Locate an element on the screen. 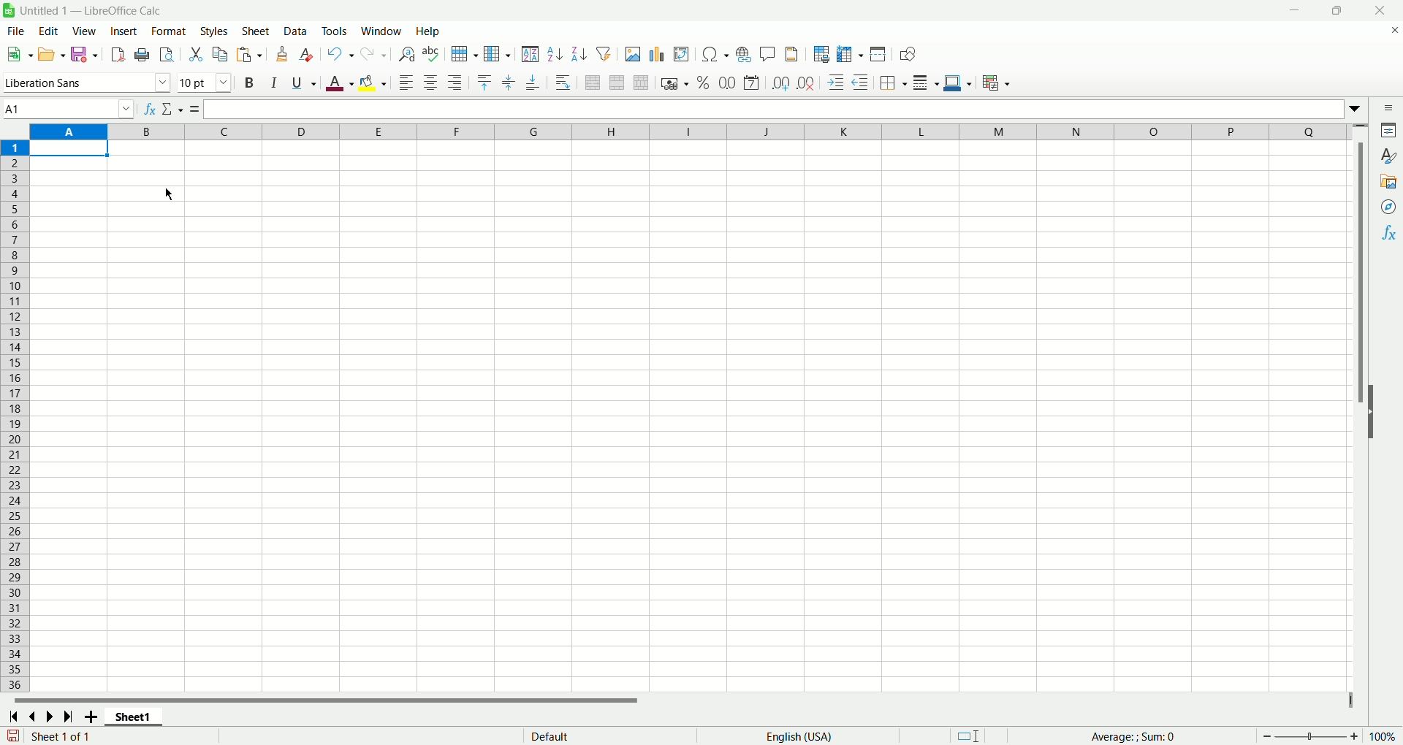 The height and width of the screenshot is (745, 1403). border is located at coordinates (894, 83).